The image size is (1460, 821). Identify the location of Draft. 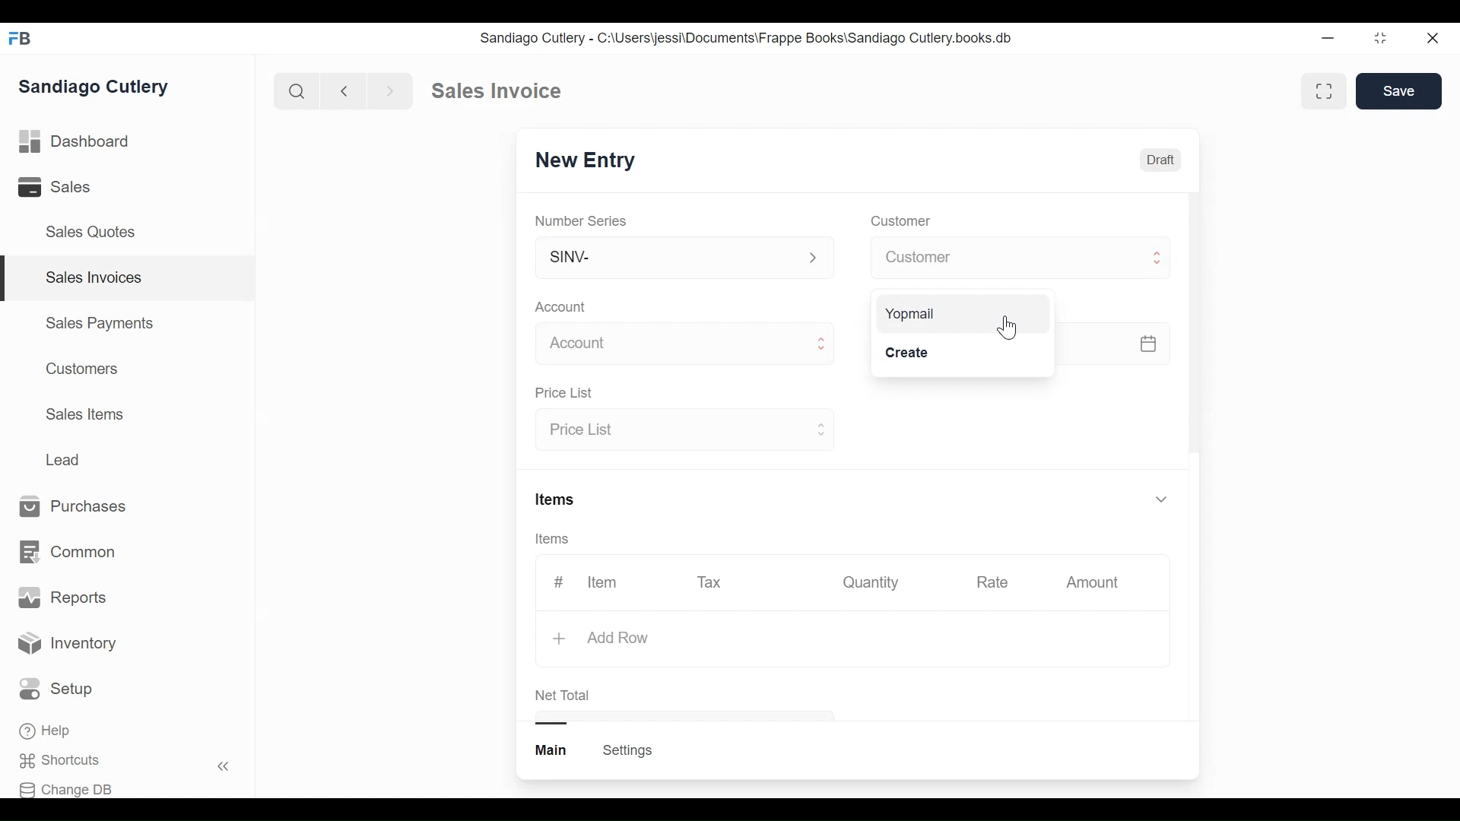
(1160, 160).